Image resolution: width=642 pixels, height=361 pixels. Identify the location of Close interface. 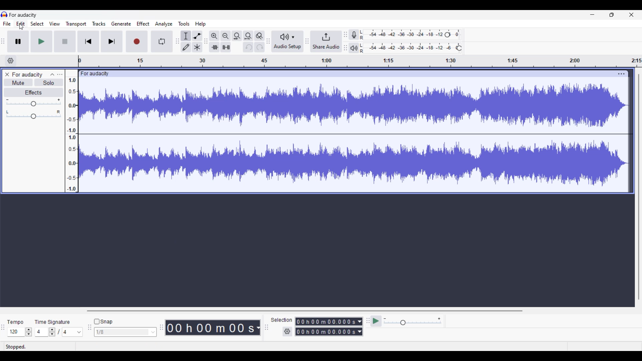
(631, 15).